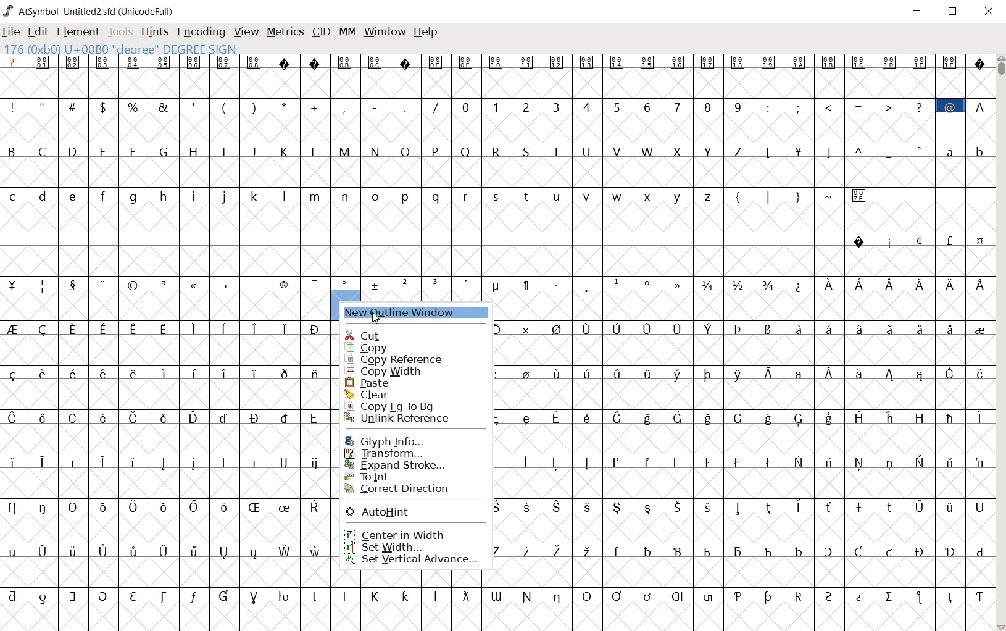 Image resolution: width=1006 pixels, height=631 pixels. Describe the element at coordinates (742, 485) in the screenshot. I see `` at that location.